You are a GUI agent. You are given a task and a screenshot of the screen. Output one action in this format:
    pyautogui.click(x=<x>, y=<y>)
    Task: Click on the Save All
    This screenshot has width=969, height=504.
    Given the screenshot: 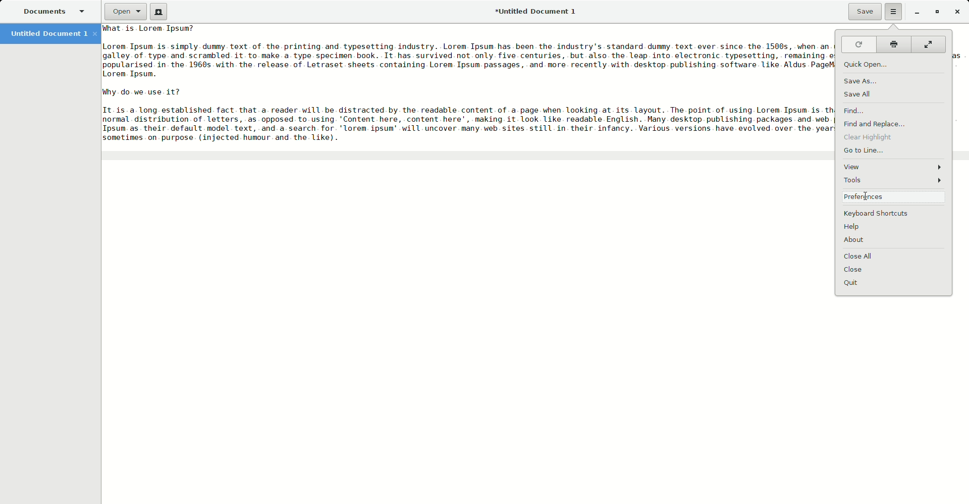 What is the action you would take?
    pyautogui.click(x=859, y=95)
    